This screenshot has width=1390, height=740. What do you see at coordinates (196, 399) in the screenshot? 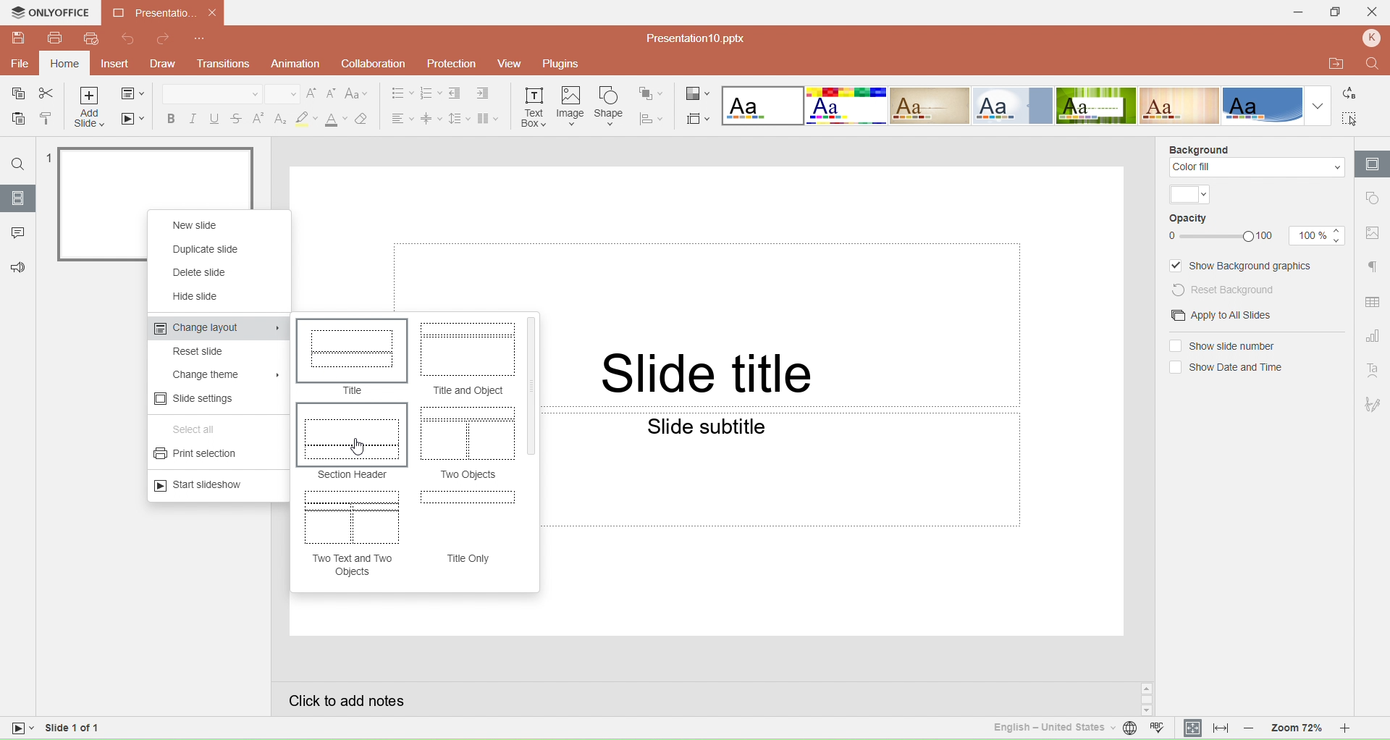
I see `Slide settings` at bounding box center [196, 399].